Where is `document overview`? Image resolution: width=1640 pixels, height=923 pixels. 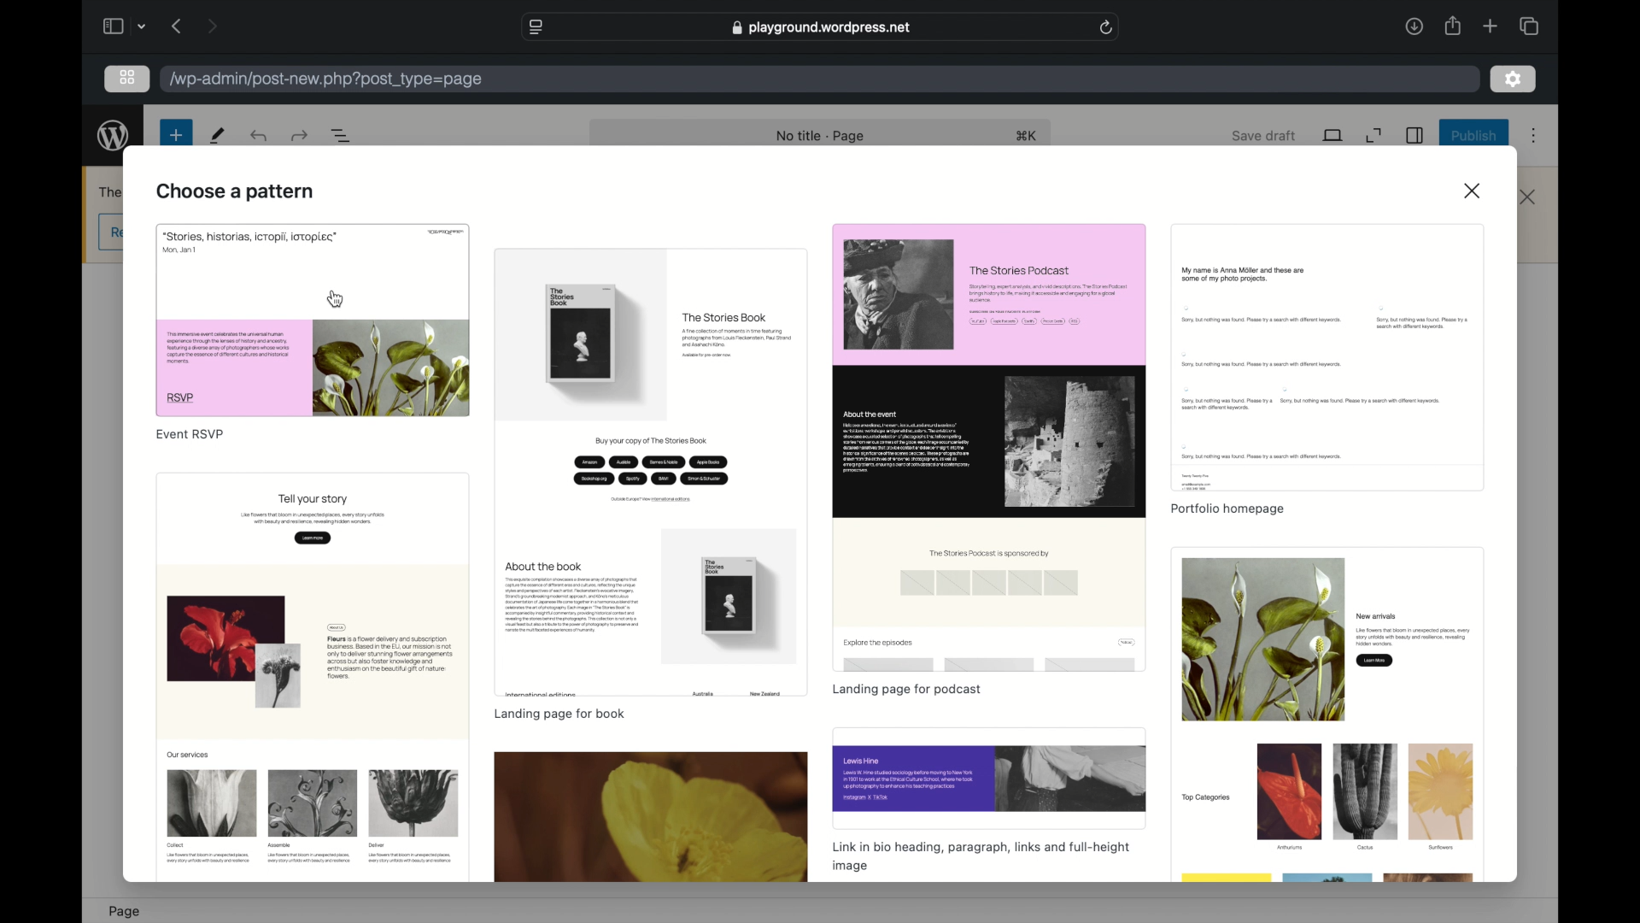
document overview is located at coordinates (343, 137).